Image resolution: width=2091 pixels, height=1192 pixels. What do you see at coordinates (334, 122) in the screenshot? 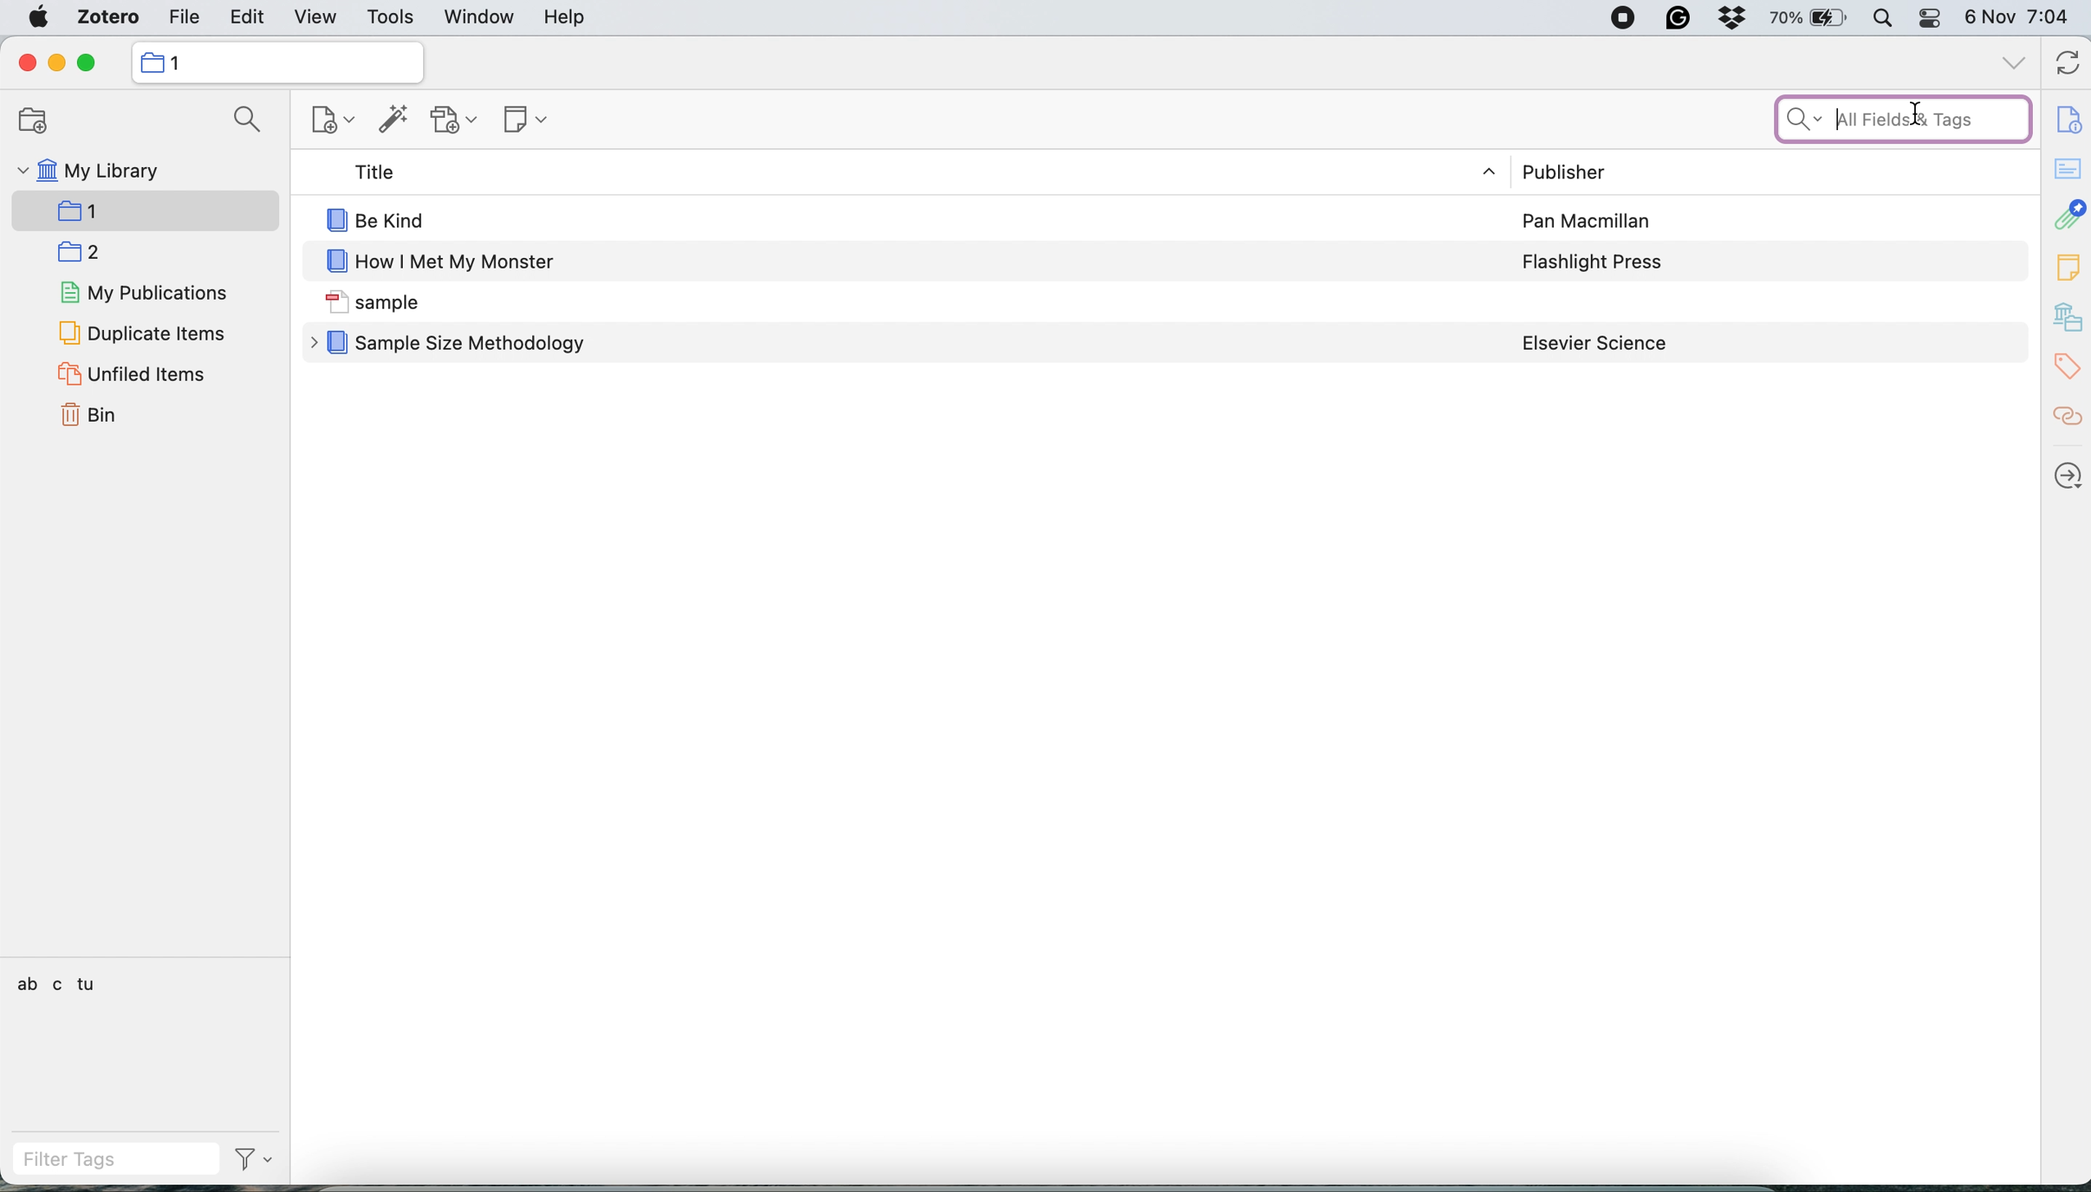
I see `new item` at bounding box center [334, 122].